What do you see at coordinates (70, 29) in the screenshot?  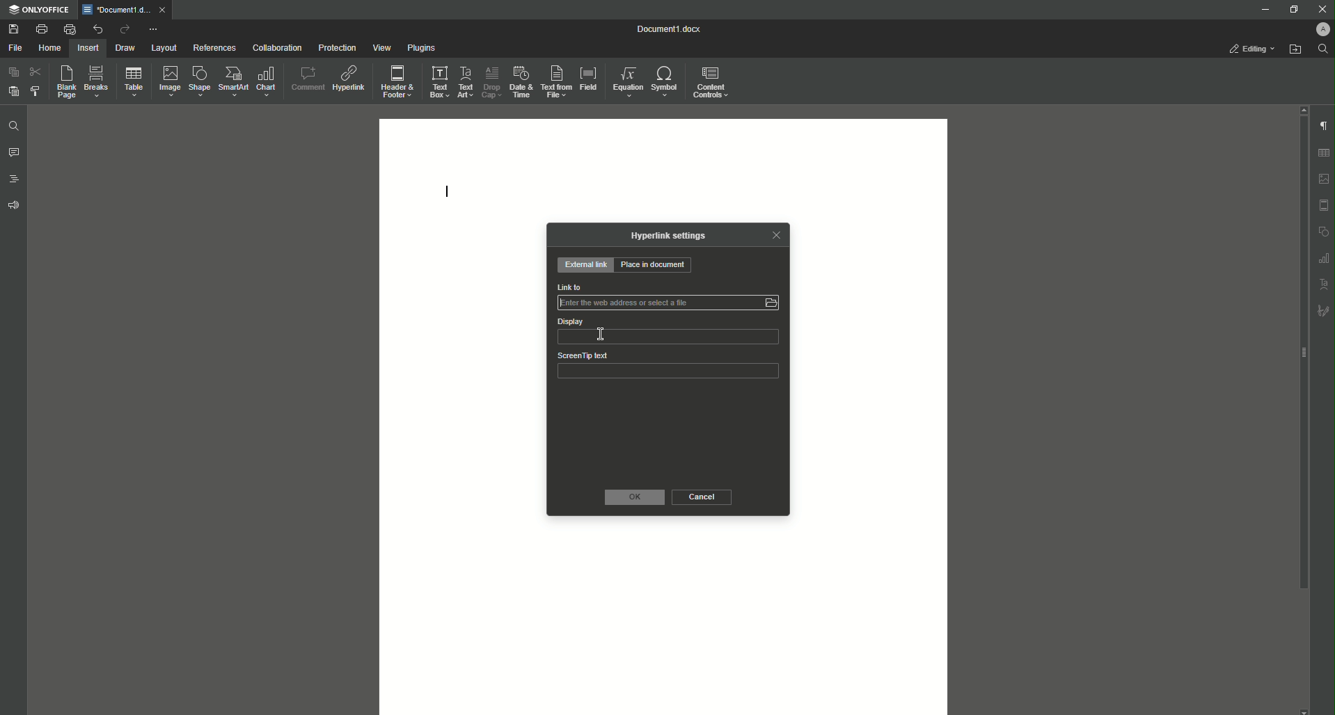 I see `Quick Print` at bounding box center [70, 29].